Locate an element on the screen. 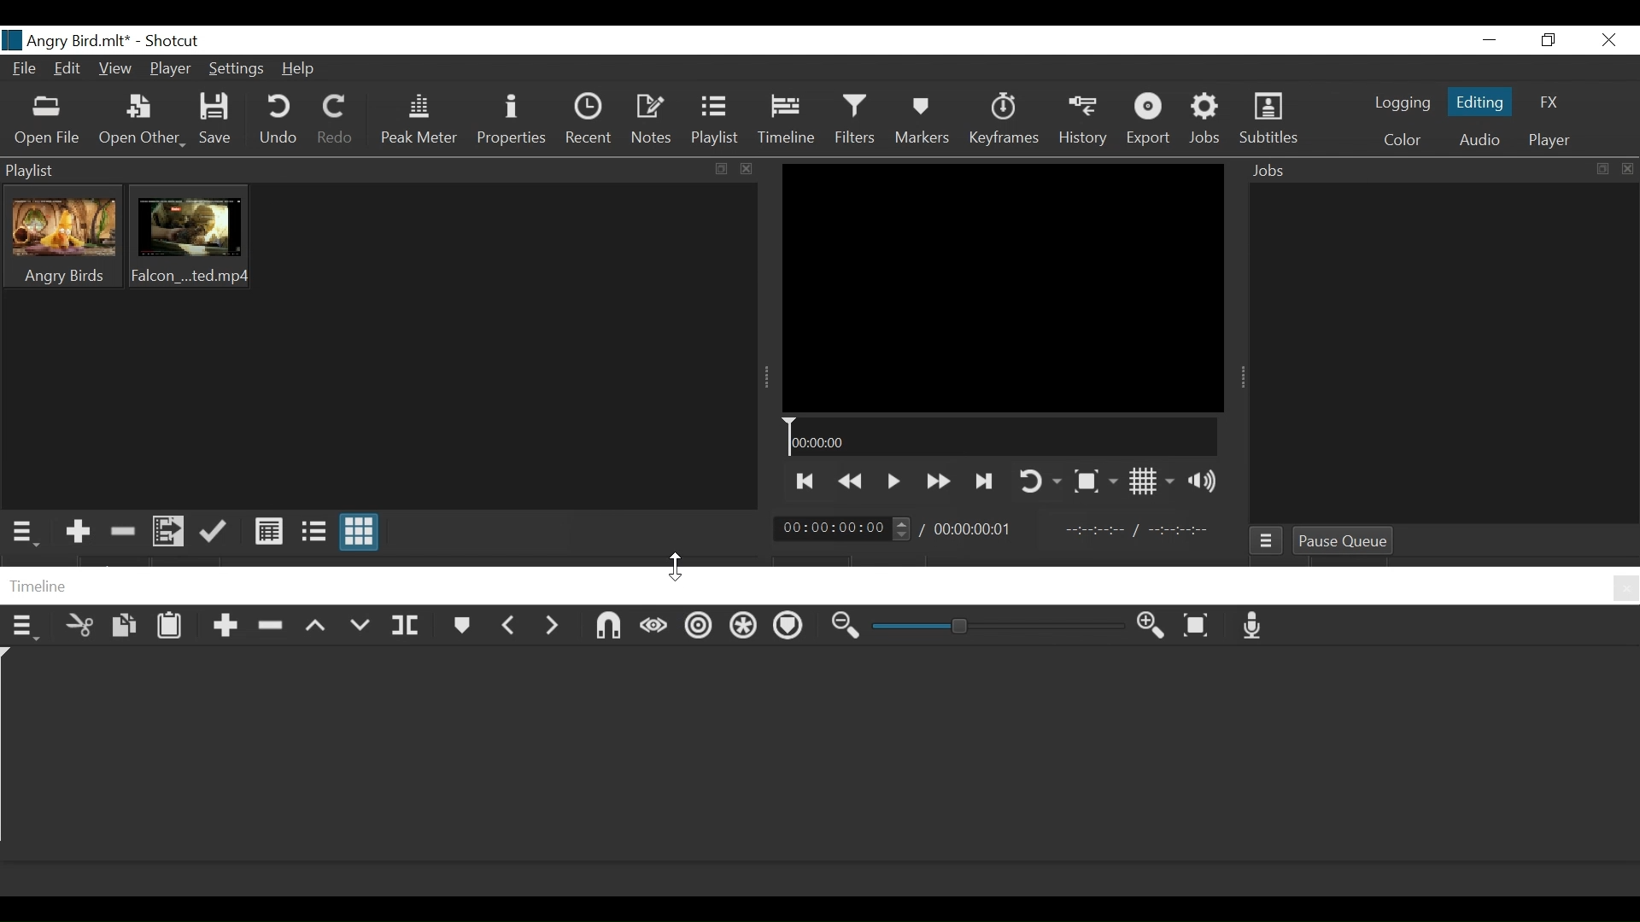  Player is located at coordinates (1546, 141).